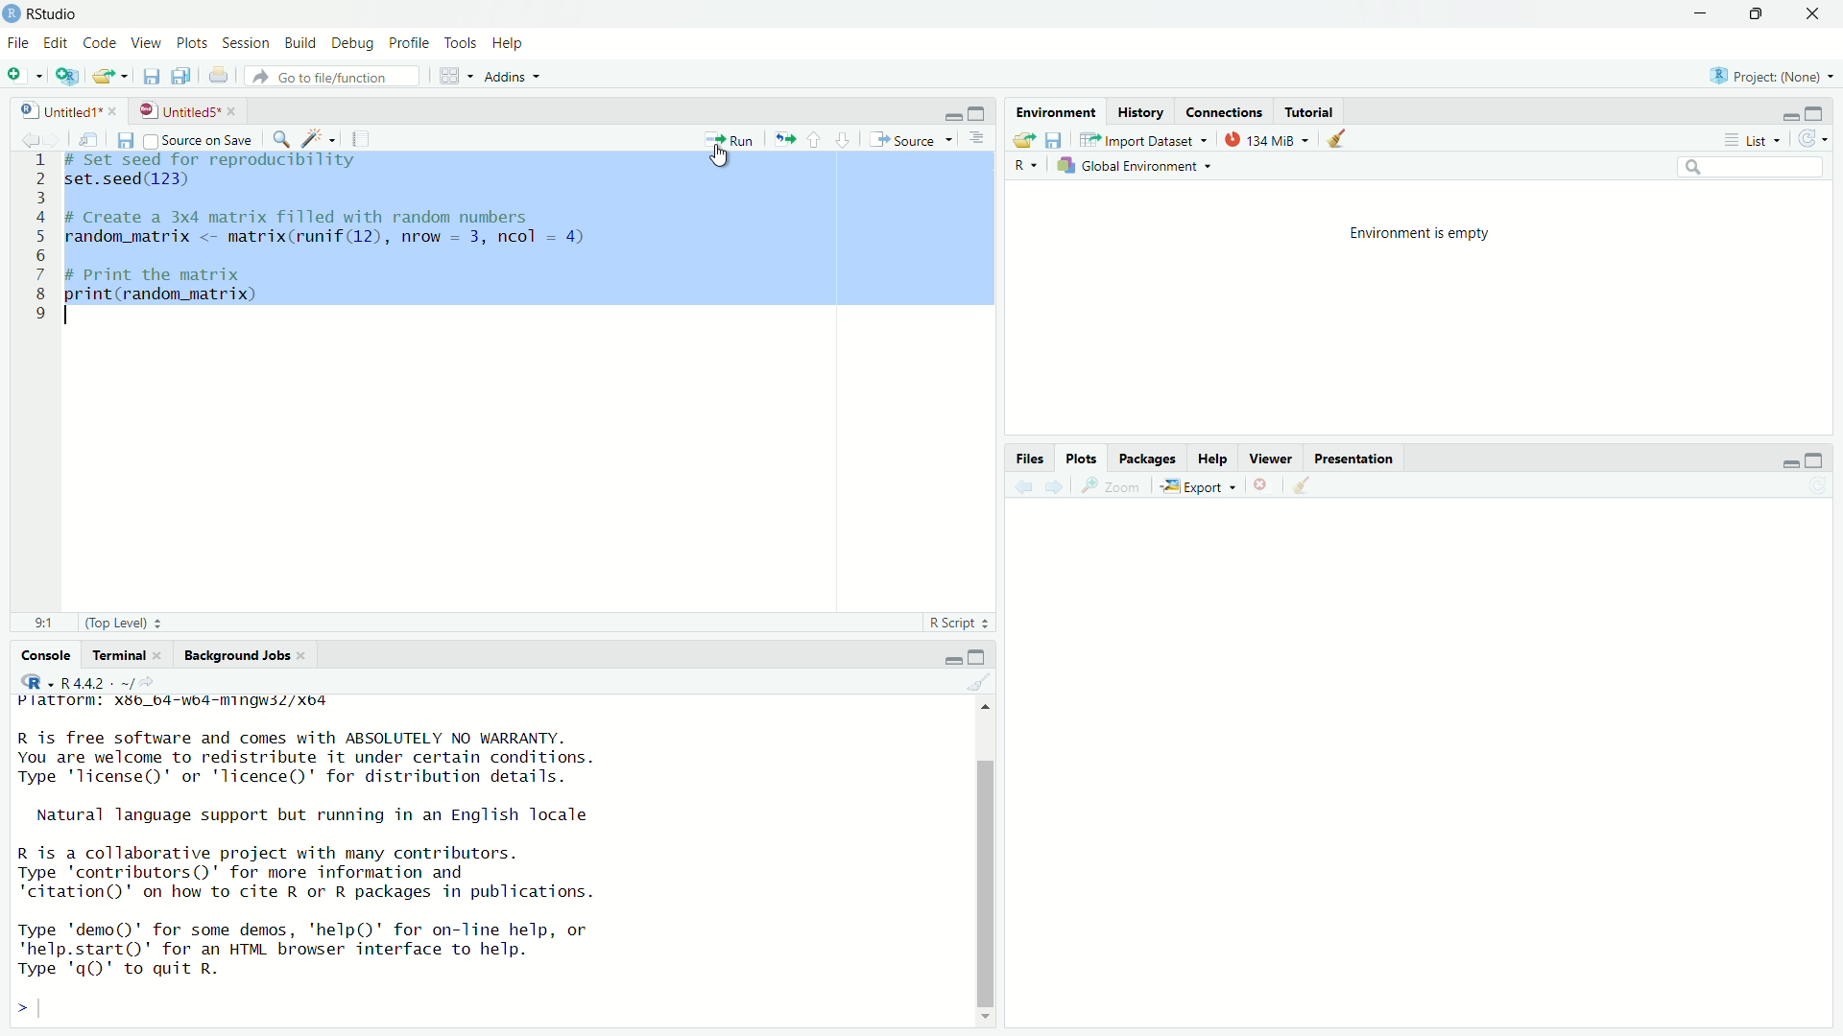 The image size is (1843, 1036). I want to click on Edit, so click(58, 45).